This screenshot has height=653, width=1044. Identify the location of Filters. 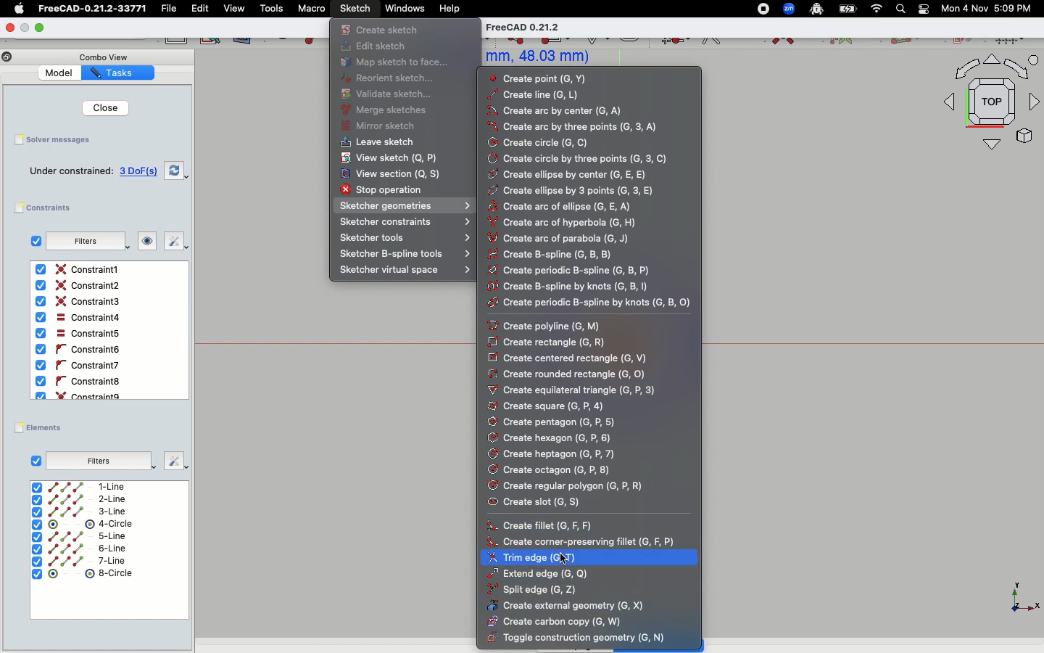
(100, 459).